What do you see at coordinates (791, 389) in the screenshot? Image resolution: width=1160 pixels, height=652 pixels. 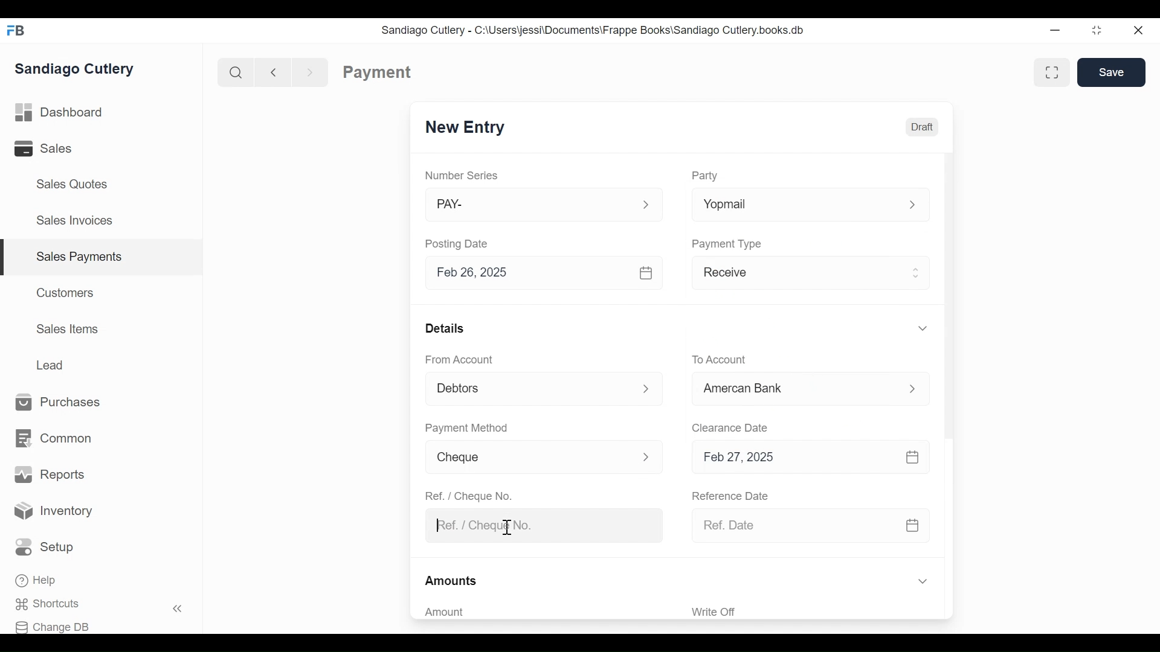 I see `Cash` at bounding box center [791, 389].